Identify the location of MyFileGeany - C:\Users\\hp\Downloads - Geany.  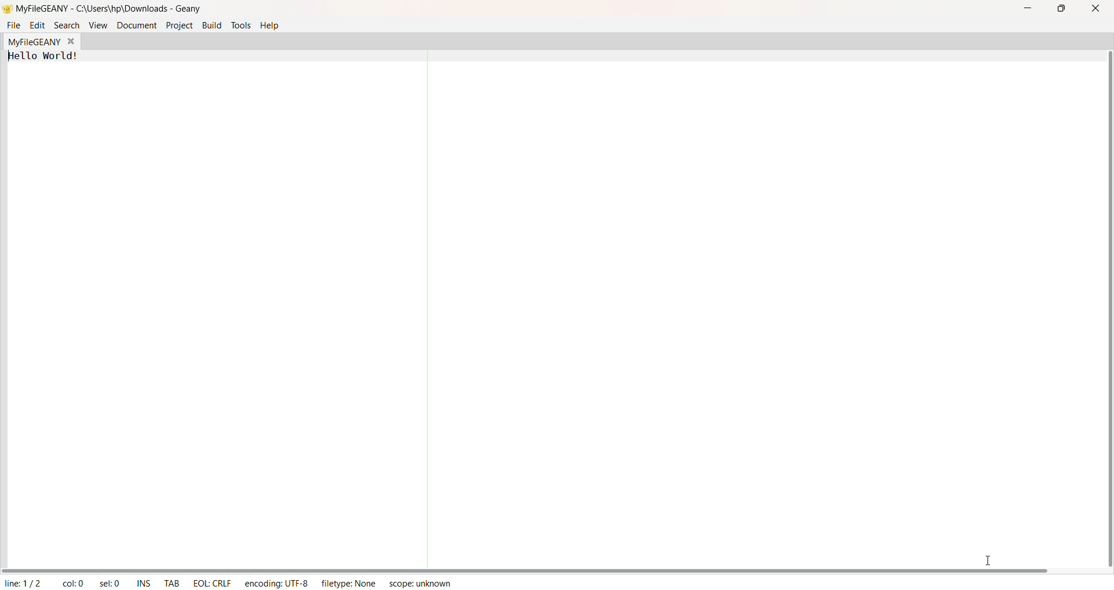
(186, 9).